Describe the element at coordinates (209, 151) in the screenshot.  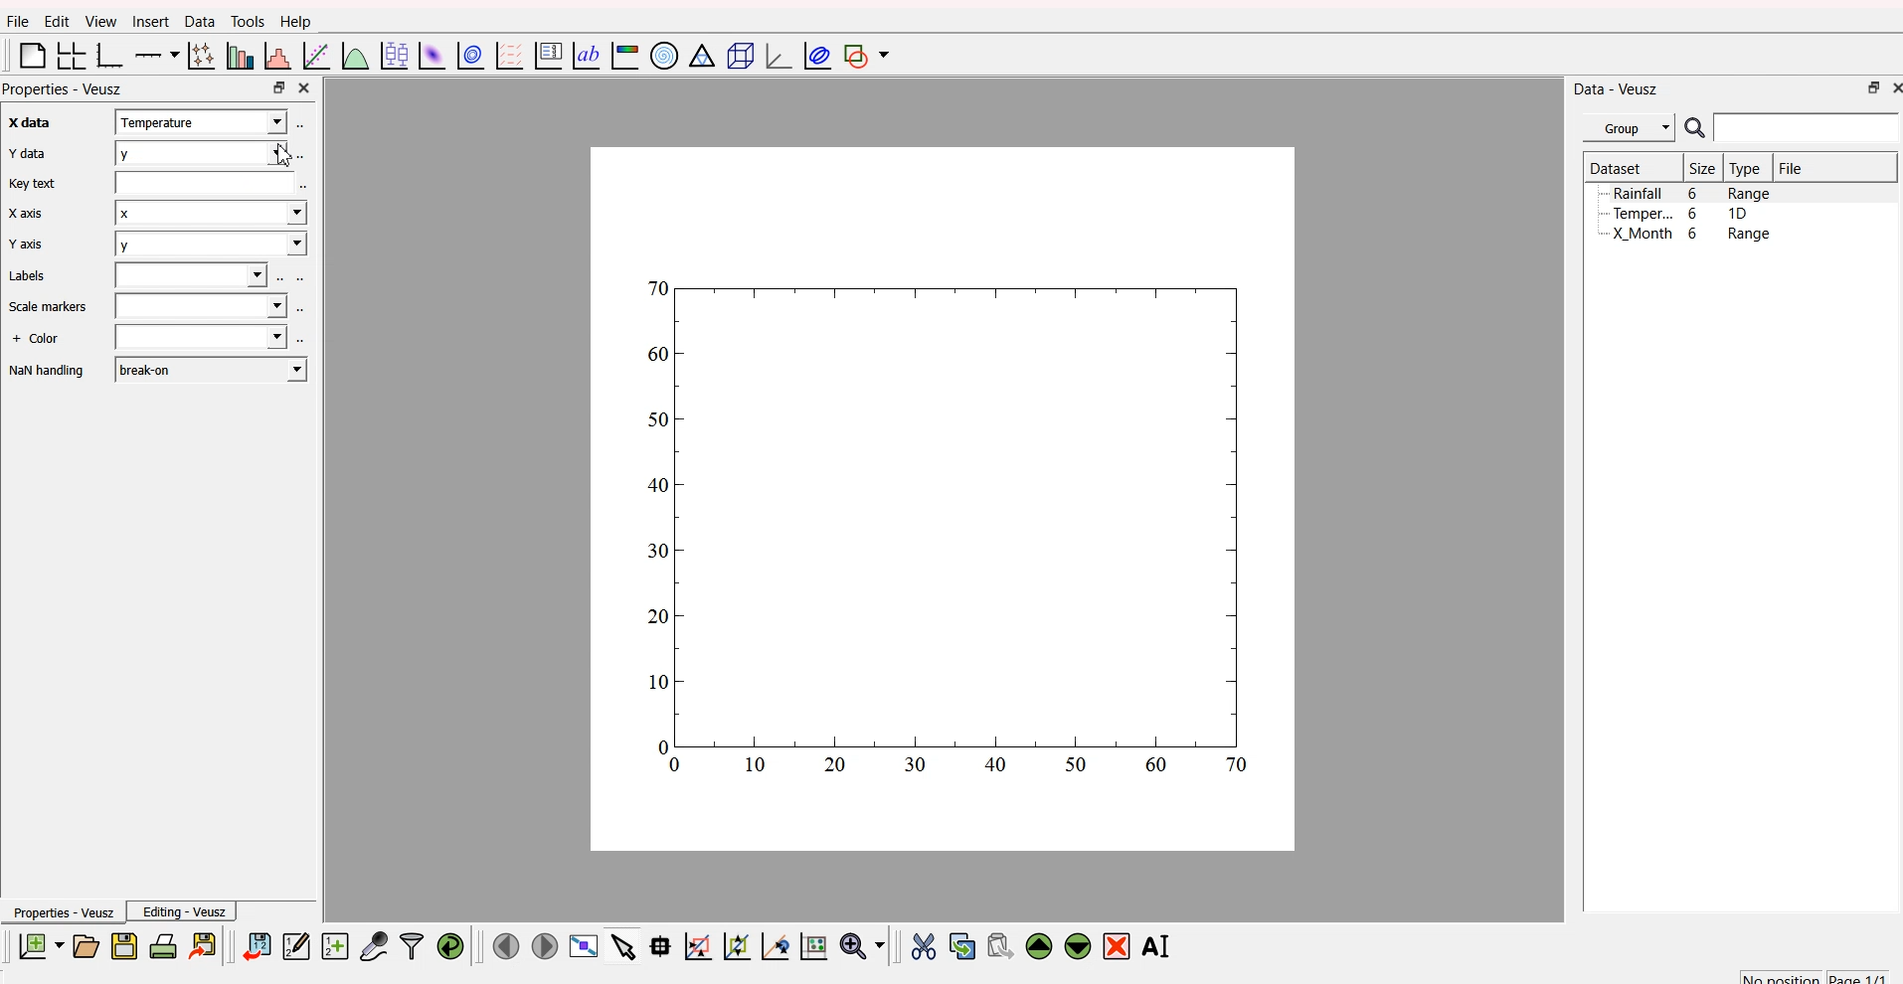
I see `y` at that location.